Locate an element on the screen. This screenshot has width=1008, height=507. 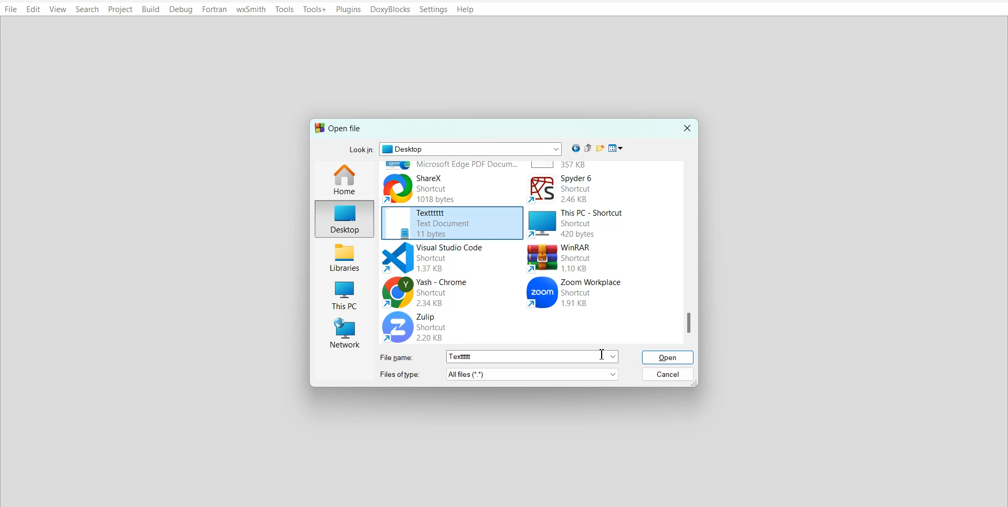
Debug is located at coordinates (181, 10).